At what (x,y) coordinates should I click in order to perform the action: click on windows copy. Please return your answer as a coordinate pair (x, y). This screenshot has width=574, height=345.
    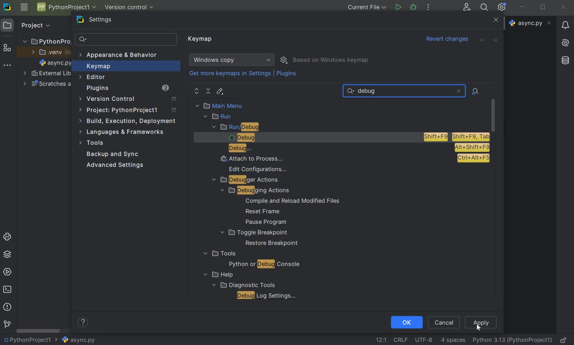
    Looking at the image, I should click on (233, 60).